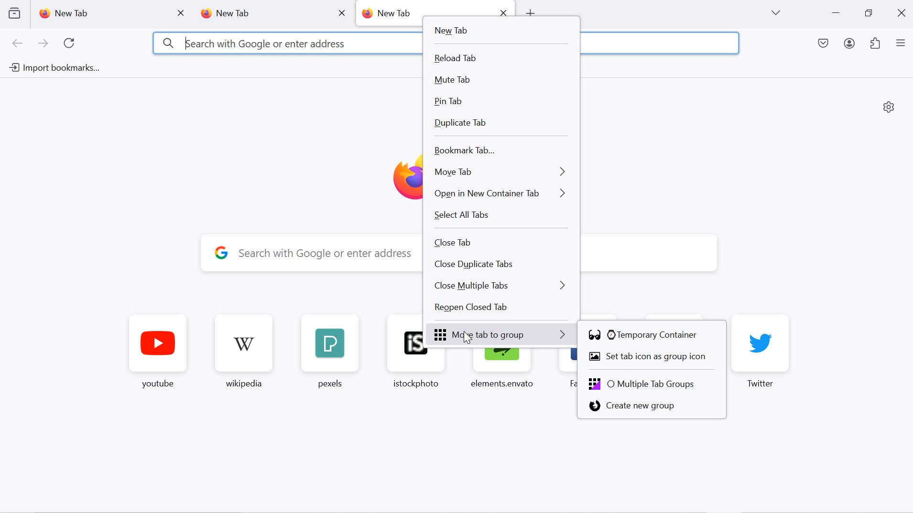  What do you see at coordinates (868, 13) in the screenshot?
I see `restore down` at bounding box center [868, 13].